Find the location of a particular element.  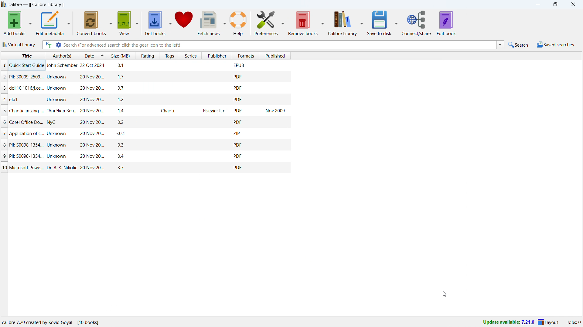

edit metadata options is located at coordinates (69, 22).